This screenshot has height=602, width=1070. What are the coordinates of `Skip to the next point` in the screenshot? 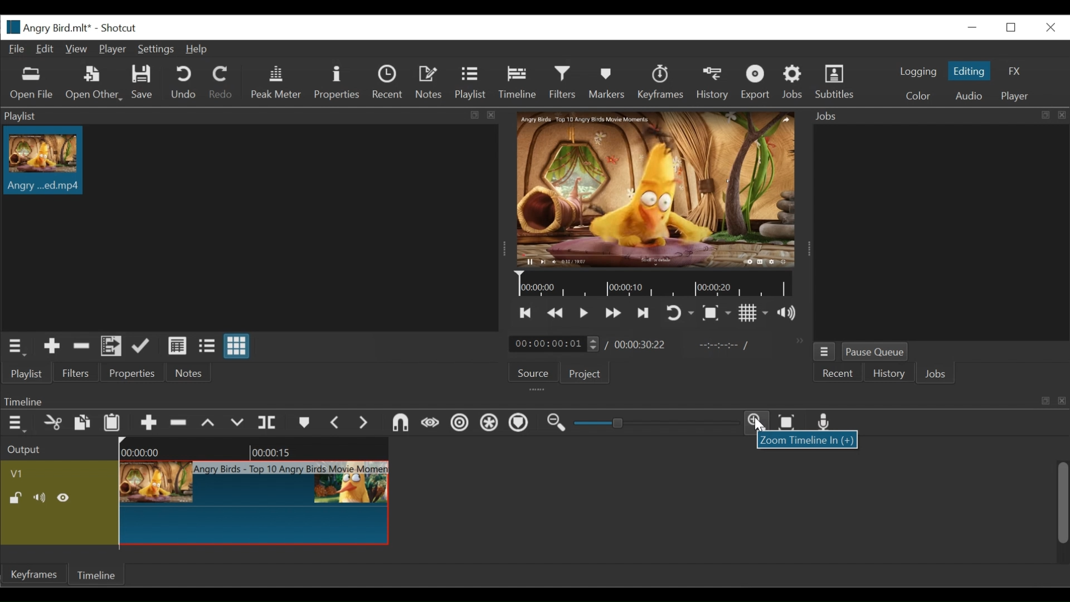 It's located at (644, 314).